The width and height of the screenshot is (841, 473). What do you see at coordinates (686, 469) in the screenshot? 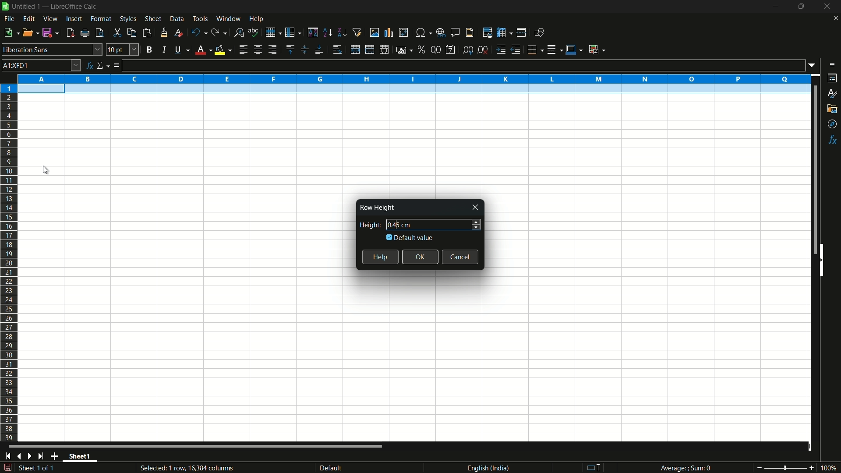
I see `Average; Sum 0` at bounding box center [686, 469].